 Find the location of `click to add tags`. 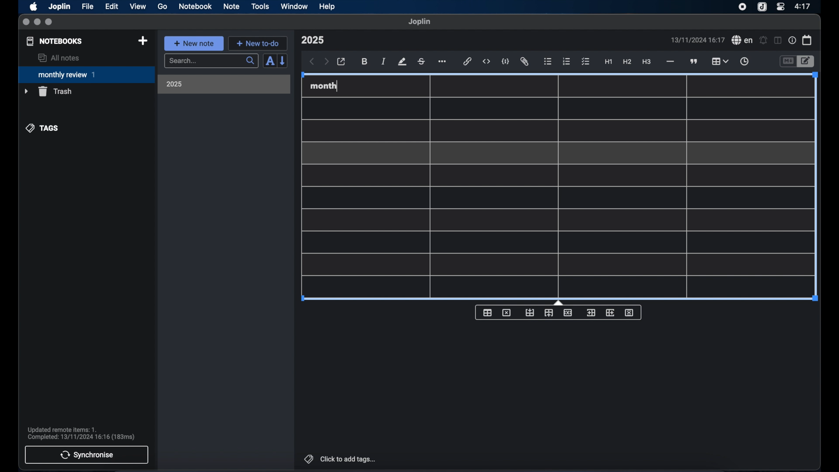

click to add tags is located at coordinates (341, 459).